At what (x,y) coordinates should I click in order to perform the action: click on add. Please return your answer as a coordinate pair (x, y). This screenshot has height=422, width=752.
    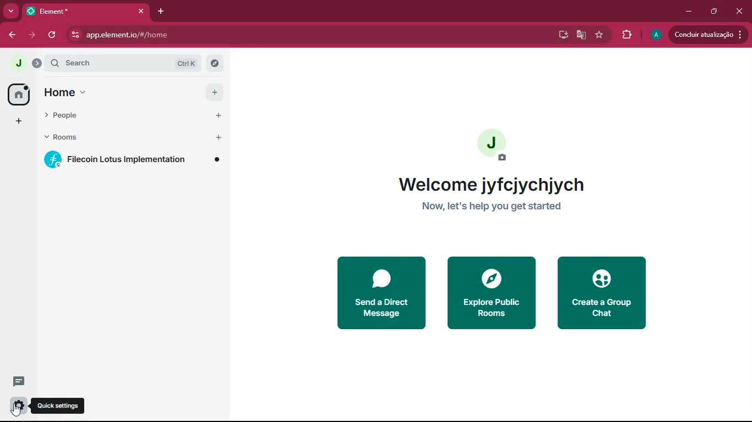
    Looking at the image, I should click on (17, 122).